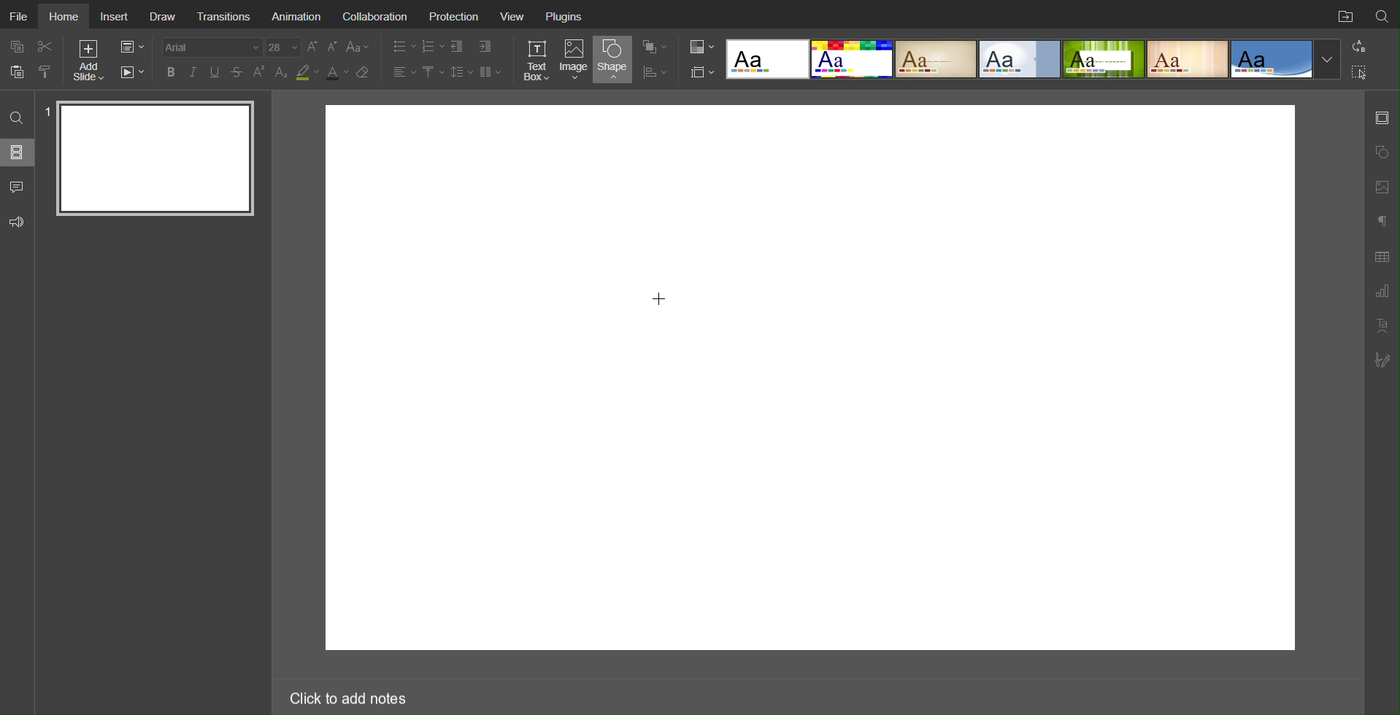 The width and height of the screenshot is (1400, 715). I want to click on Superscript, so click(260, 72).